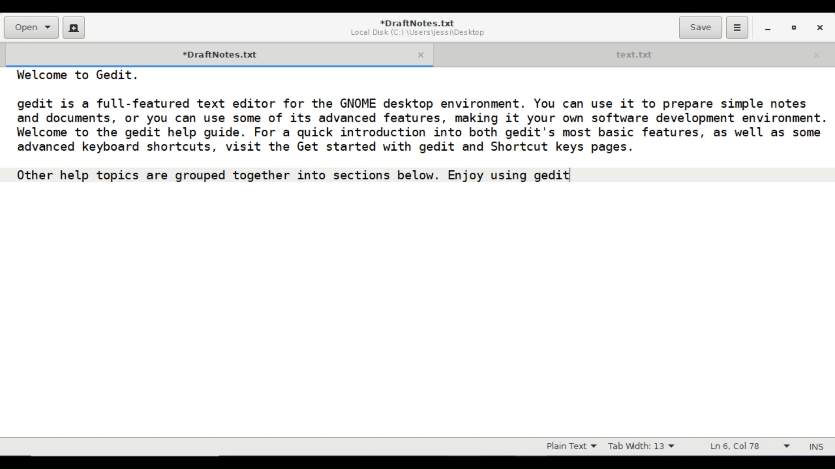 The width and height of the screenshot is (835, 469). What do you see at coordinates (418, 23) in the screenshot?
I see `Document name` at bounding box center [418, 23].